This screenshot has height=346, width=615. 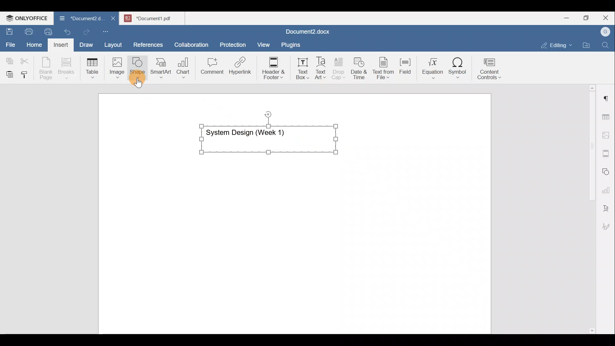 I want to click on File, so click(x=11, y=43).